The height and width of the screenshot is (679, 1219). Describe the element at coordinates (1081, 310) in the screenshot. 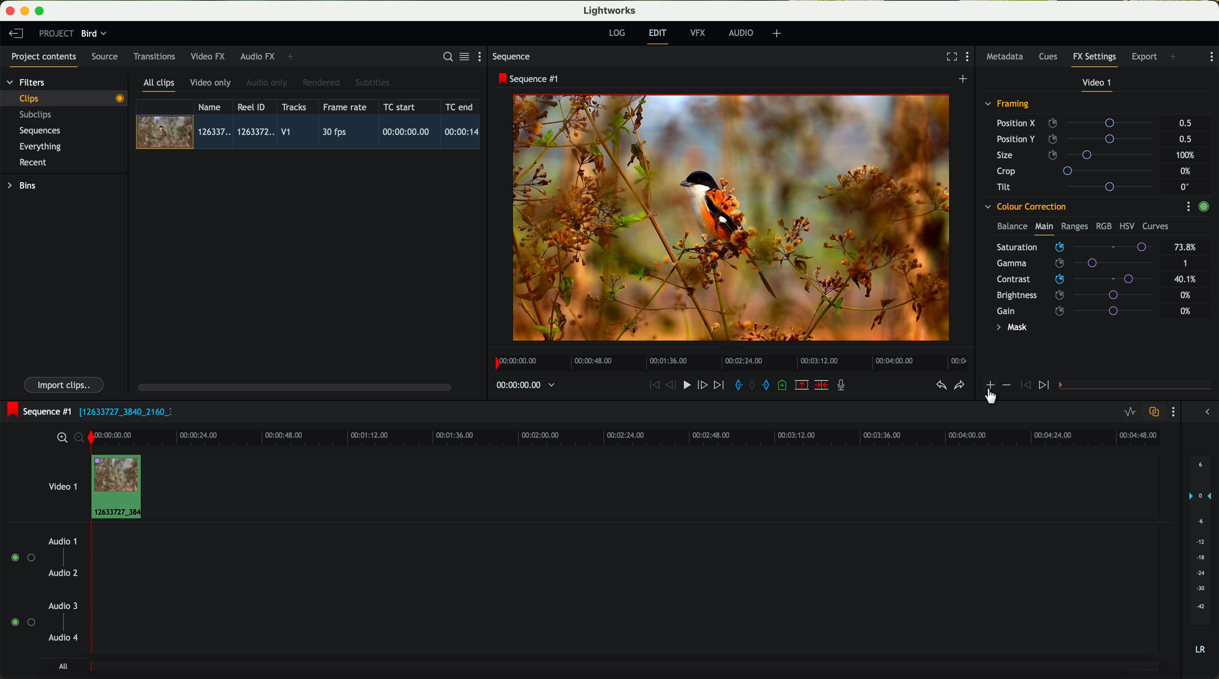

I see `gain` at that location.